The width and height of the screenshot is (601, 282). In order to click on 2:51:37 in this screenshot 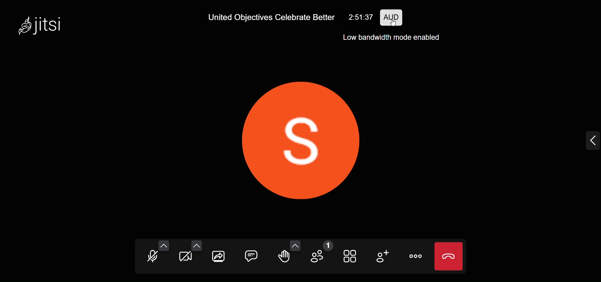, I will do `click(360, 18)`.